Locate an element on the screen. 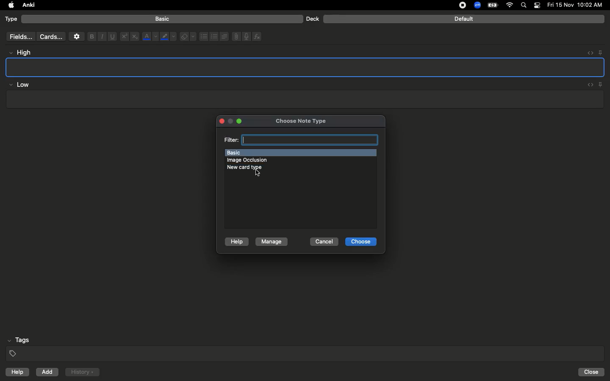 This screenshot has height=381, width=610. Basic  is located at coordinates (300, 152).